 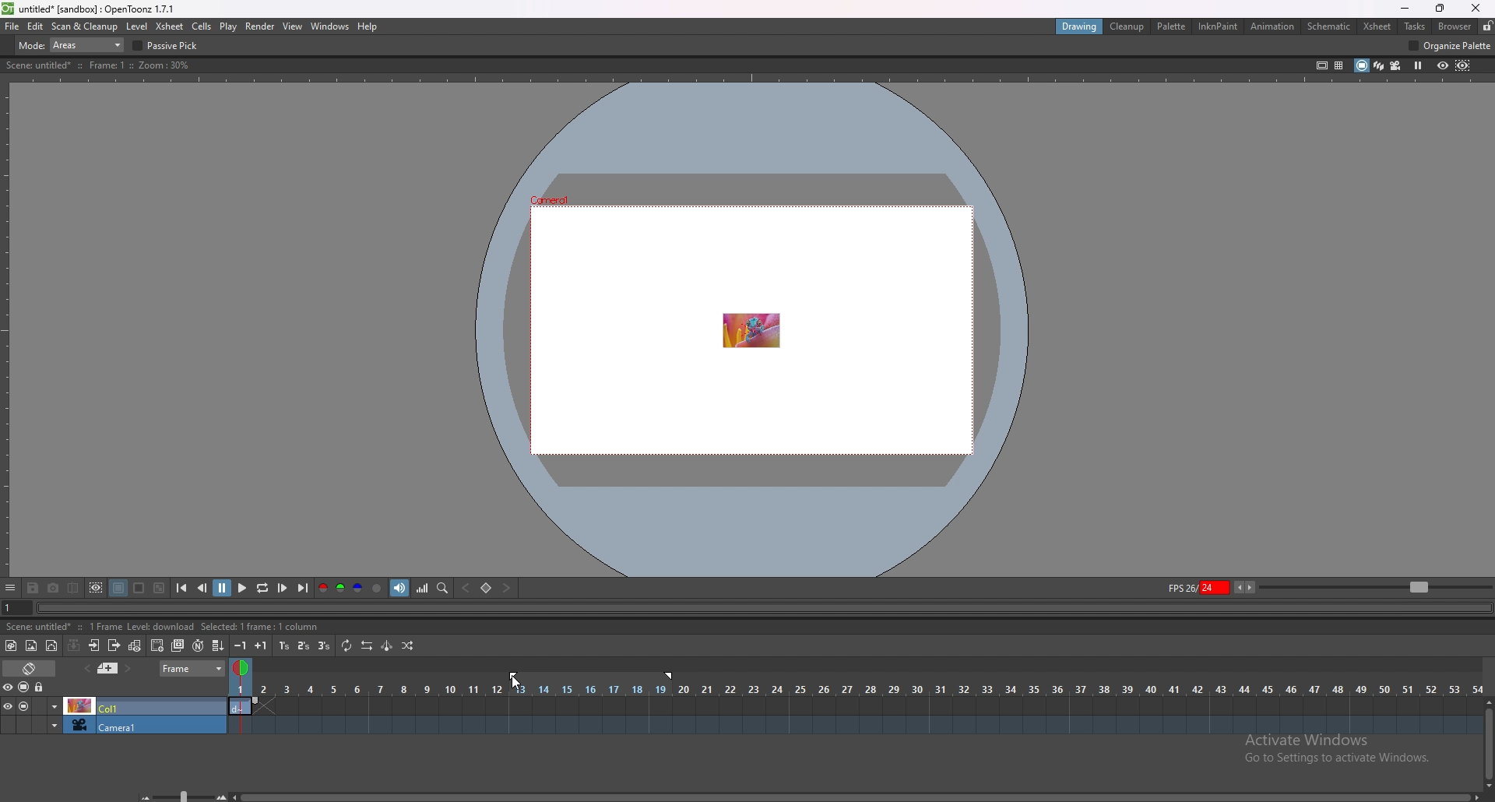 I want to click on current frame, so click(x=13, y=610).